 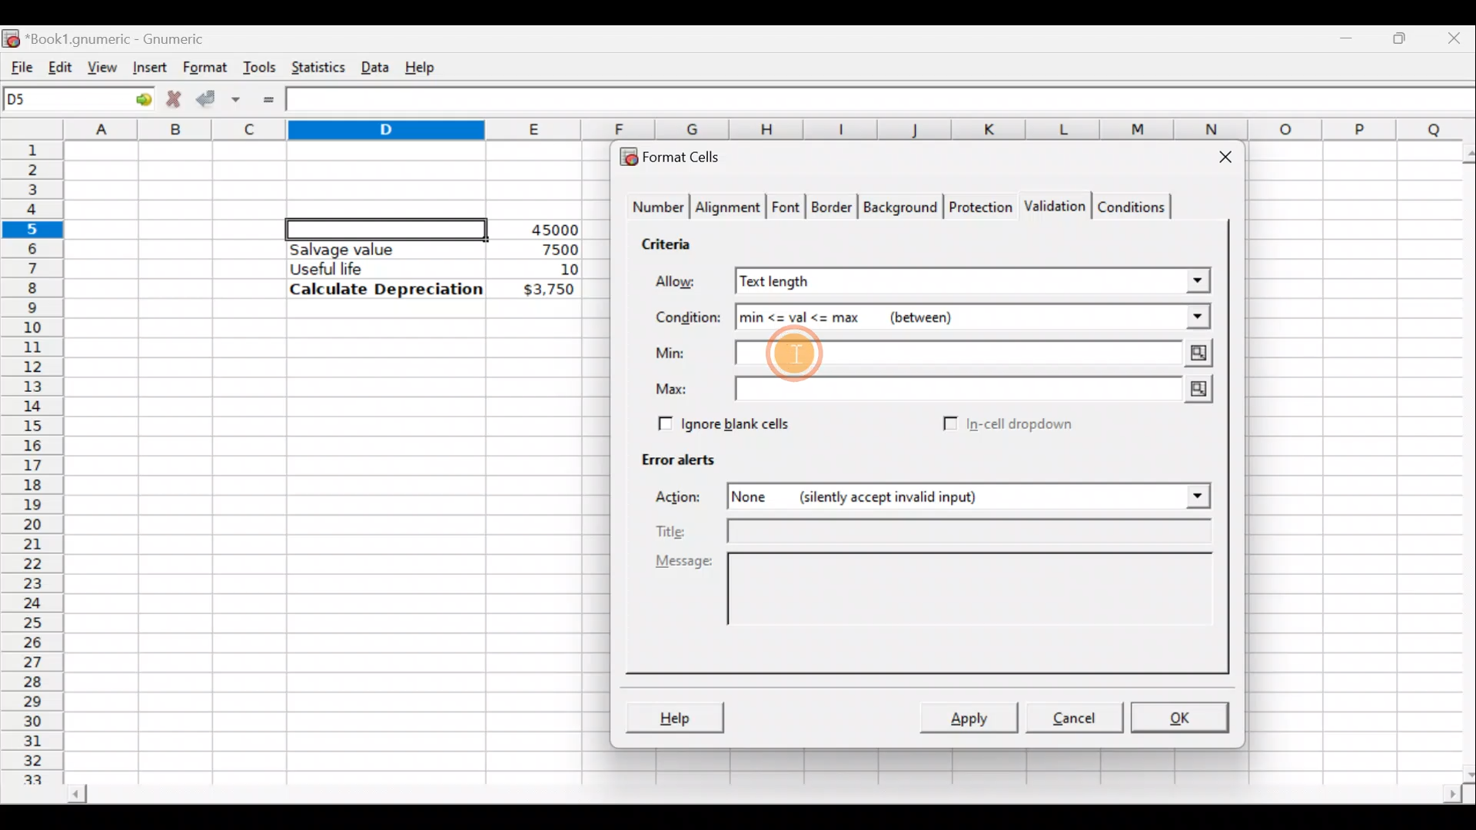 I want to click on Rows, so click(x=34, y=454).